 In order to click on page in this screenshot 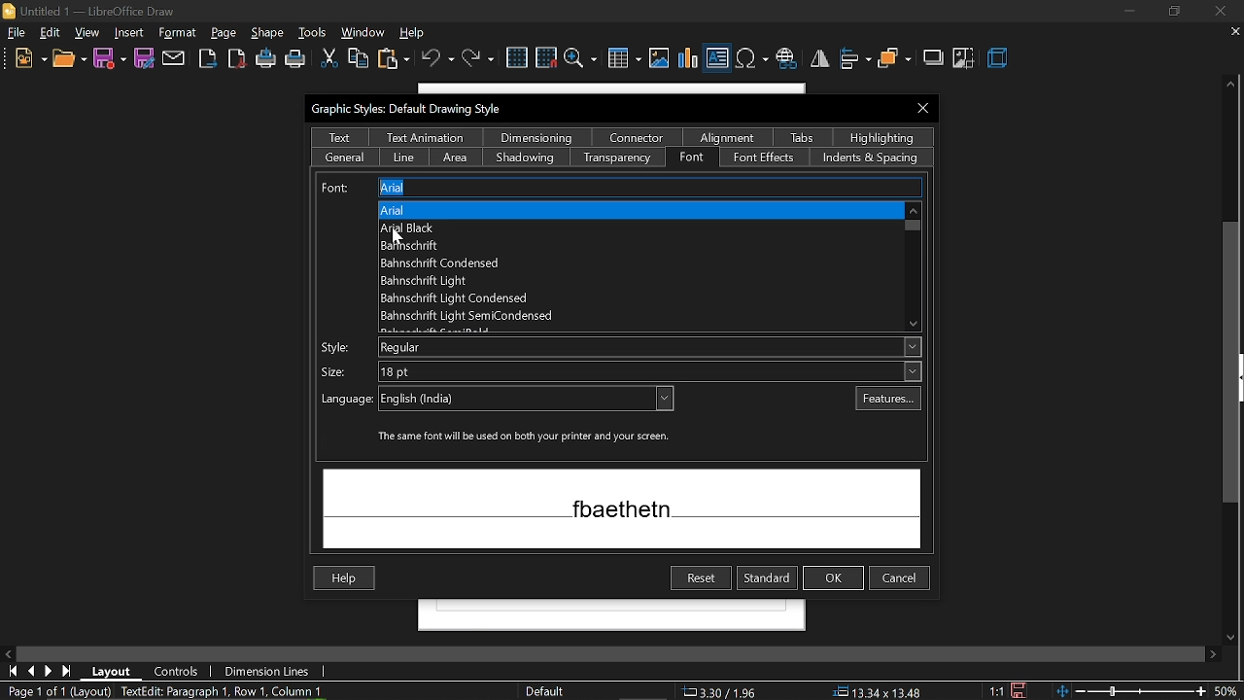, I will do `click(268, 32)`.